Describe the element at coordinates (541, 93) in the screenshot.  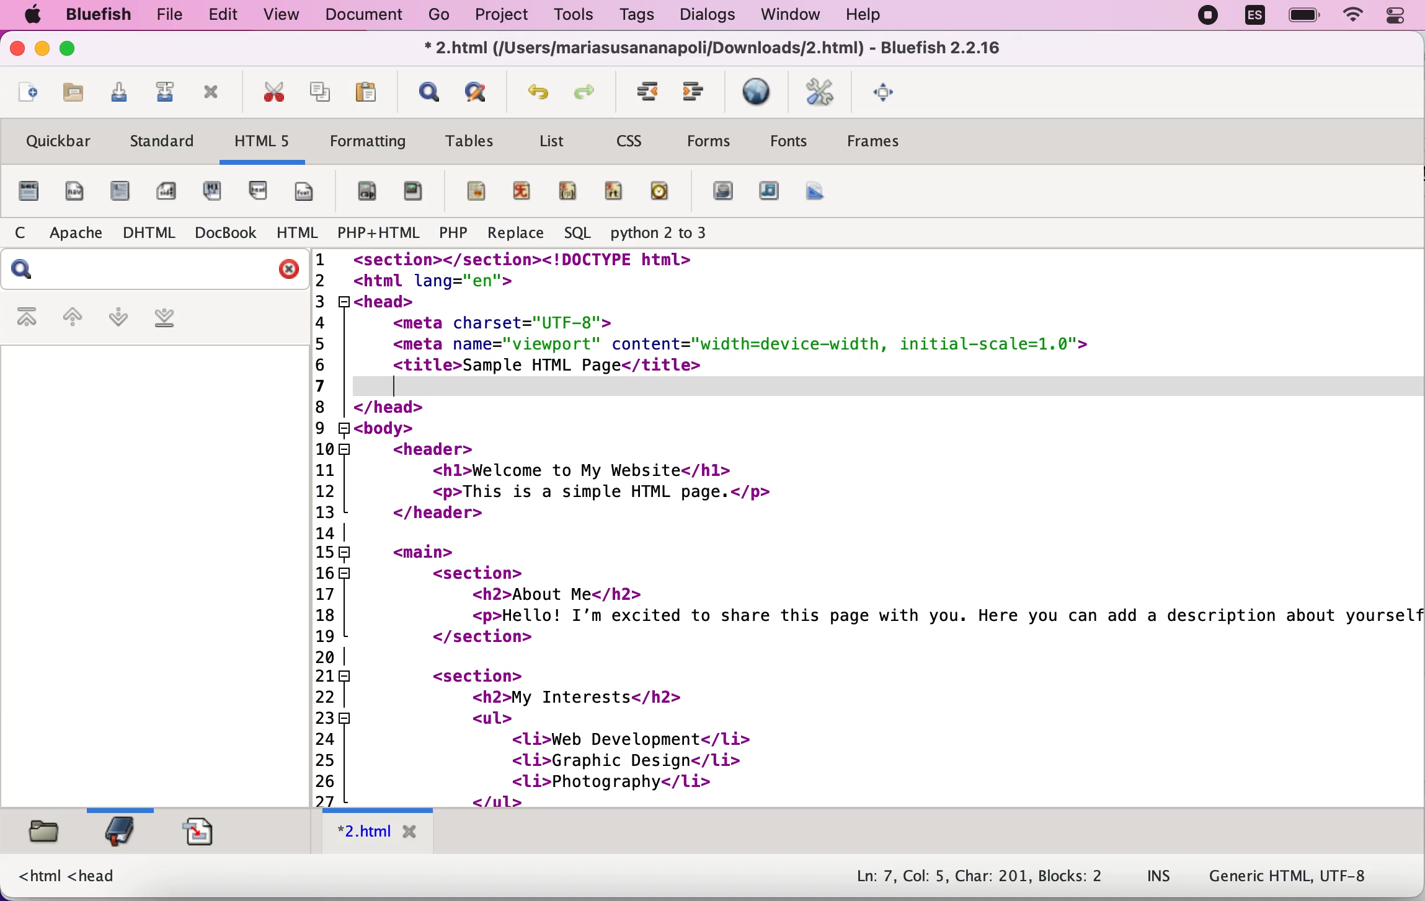
I see `undo` at that location.